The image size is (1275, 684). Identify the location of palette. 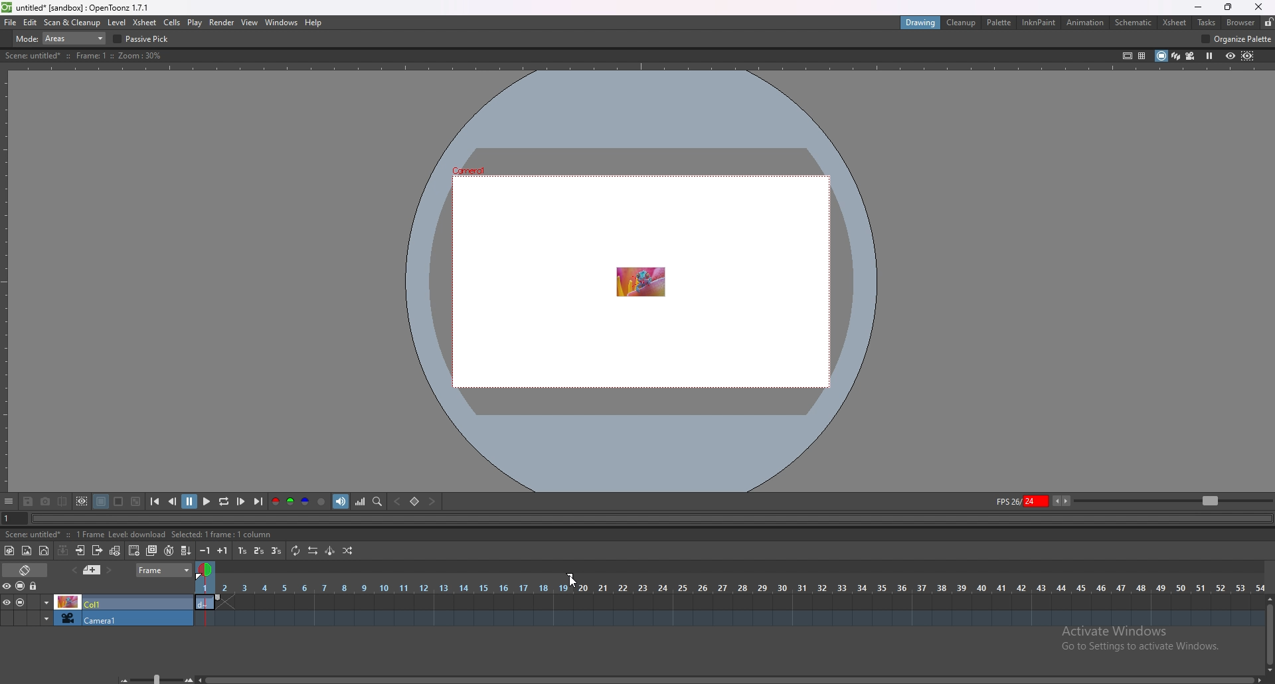
(1000, 23).